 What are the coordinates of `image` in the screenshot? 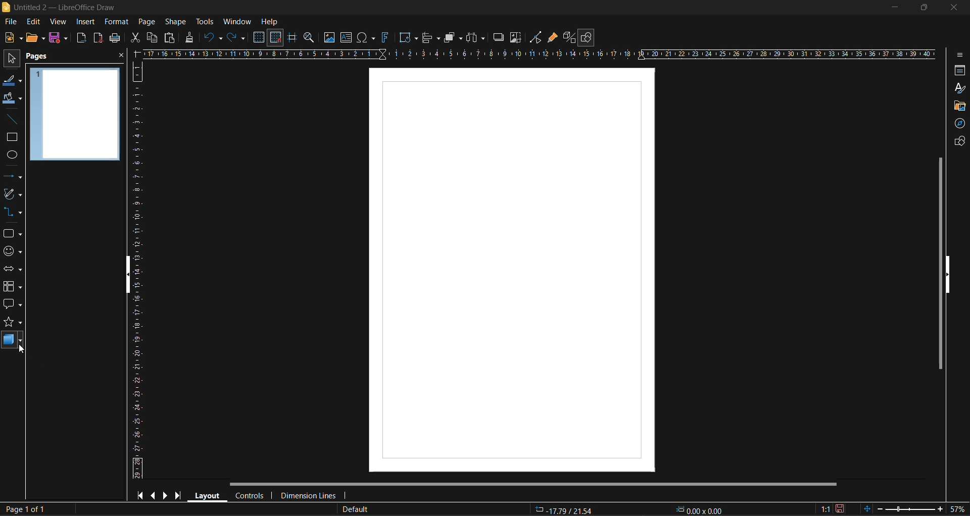 It's located at (329, 38).